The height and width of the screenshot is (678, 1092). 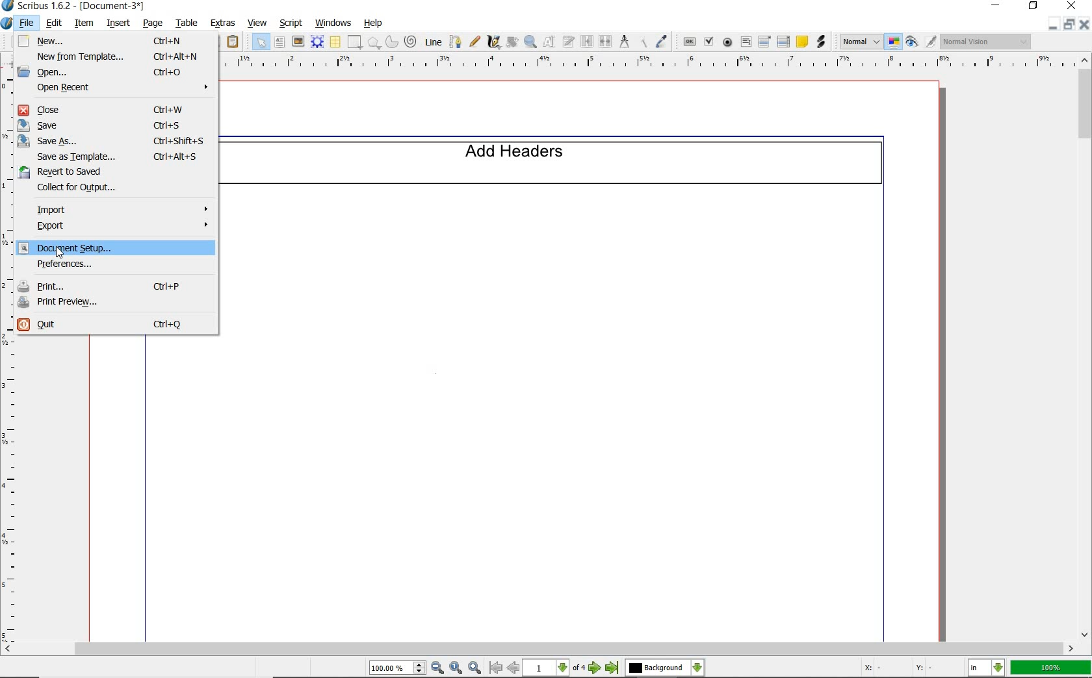 I want to click on rotate item, so click(x=512, y=43).